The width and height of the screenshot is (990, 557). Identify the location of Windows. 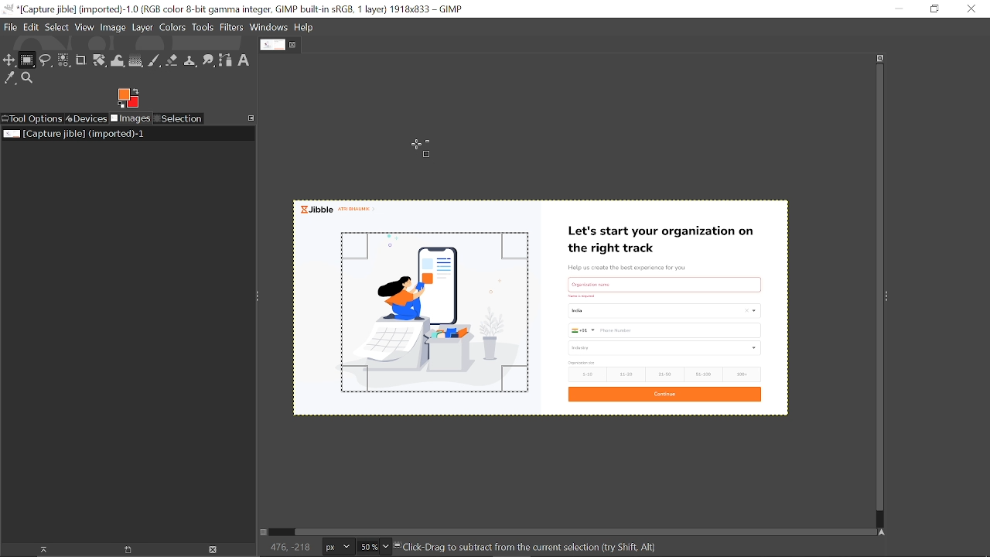
(268, 28).